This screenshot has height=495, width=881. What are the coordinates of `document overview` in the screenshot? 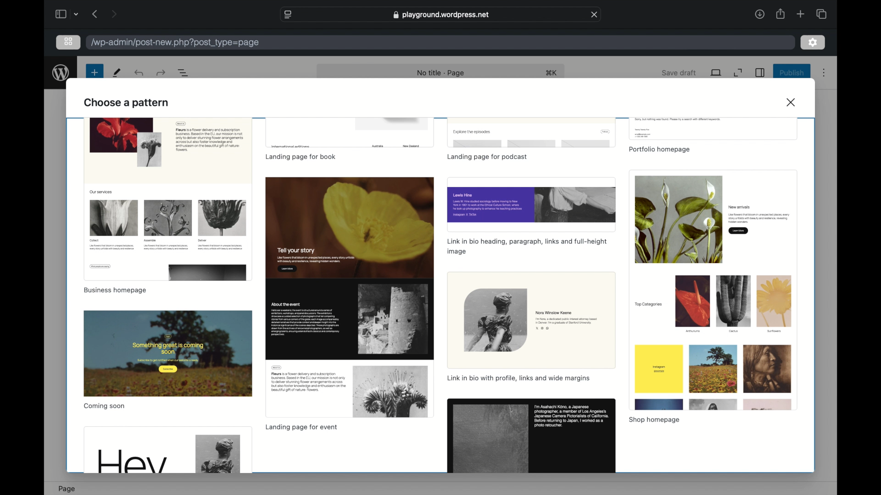 It's located at (184, 72).